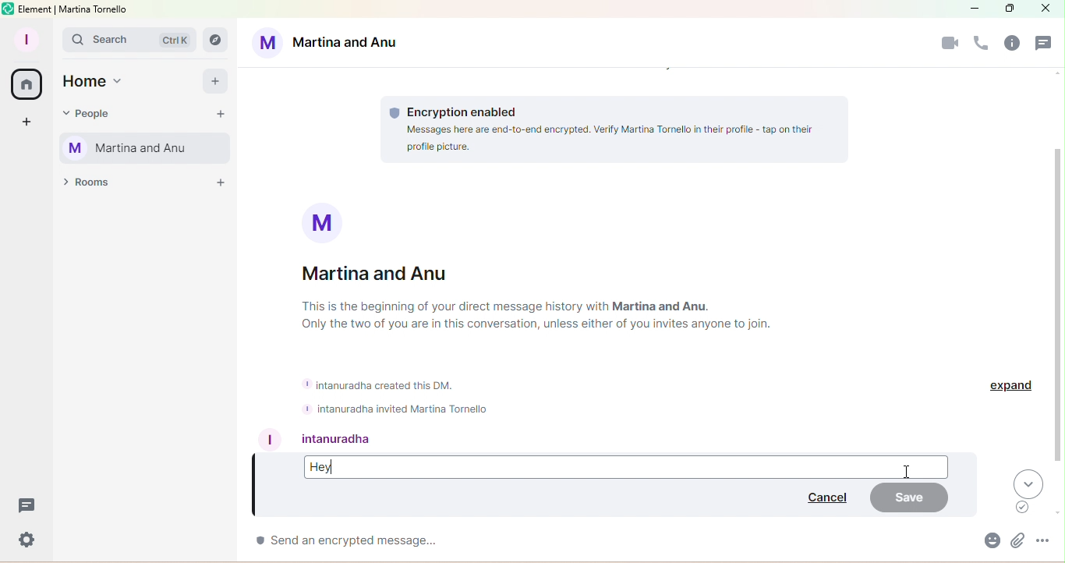 This screenshot has height=563, width=1065. I want to click on Start chat, so click(220, 115).